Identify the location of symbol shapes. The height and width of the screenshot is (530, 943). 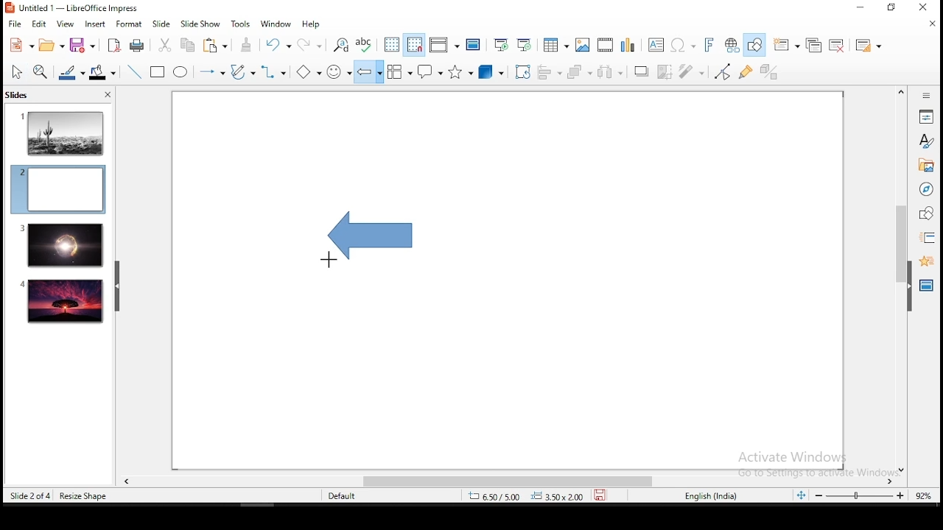
(339, 72).